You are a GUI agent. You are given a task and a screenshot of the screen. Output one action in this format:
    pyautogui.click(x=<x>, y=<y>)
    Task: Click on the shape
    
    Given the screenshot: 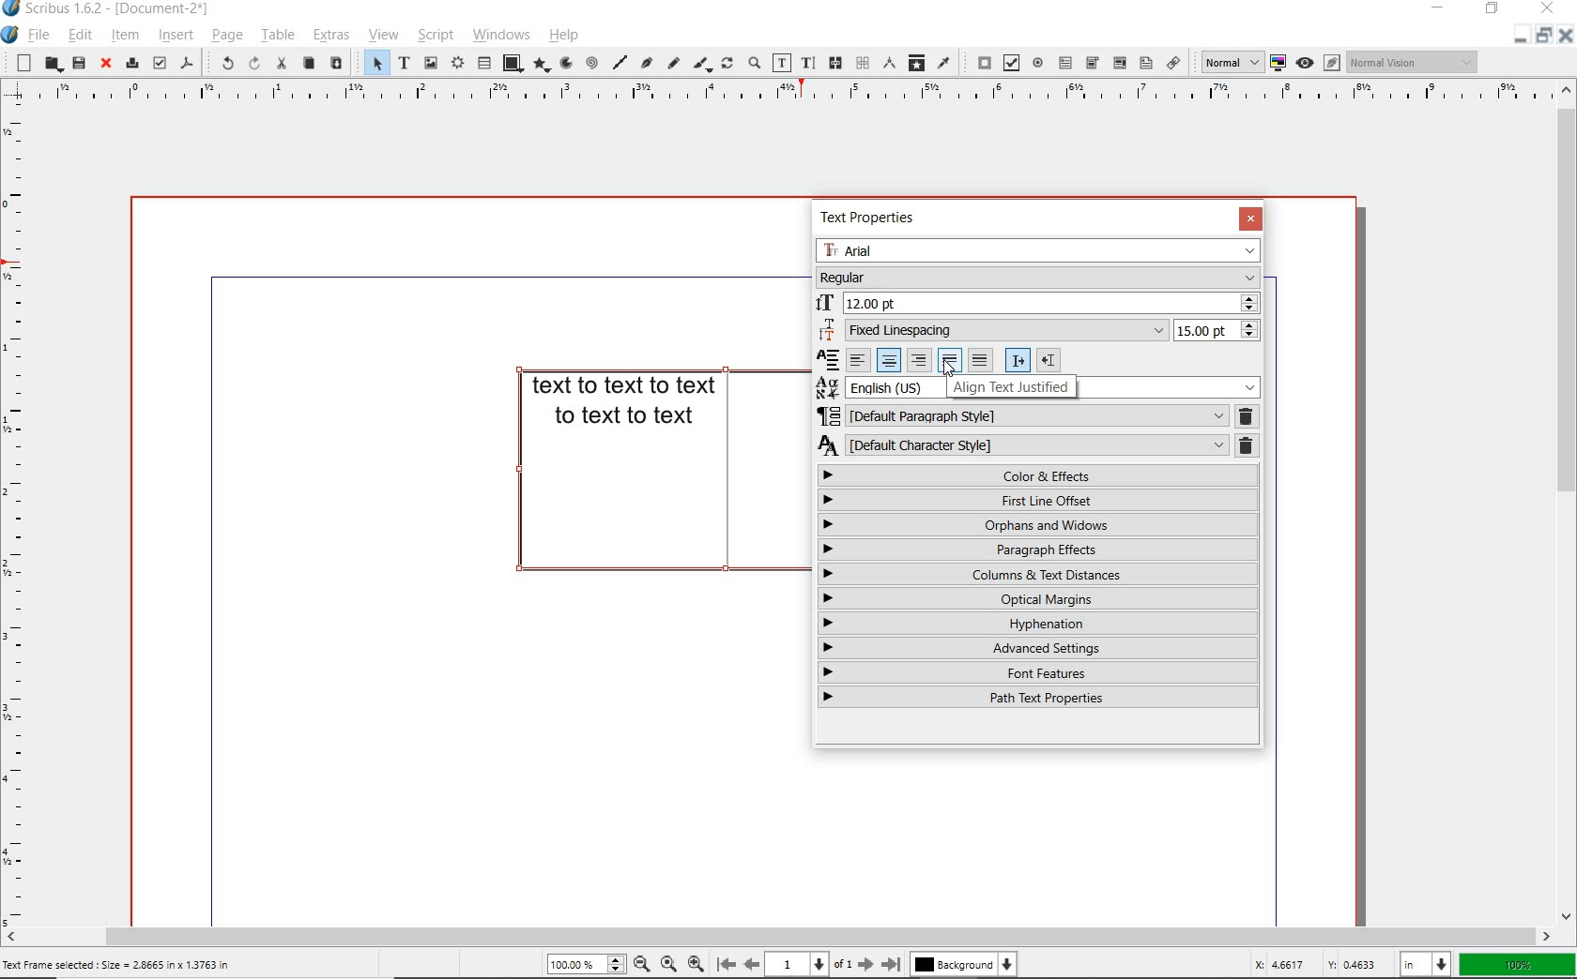 What is the action you would take?
    pyautogui.click(x=509, y=64)
    